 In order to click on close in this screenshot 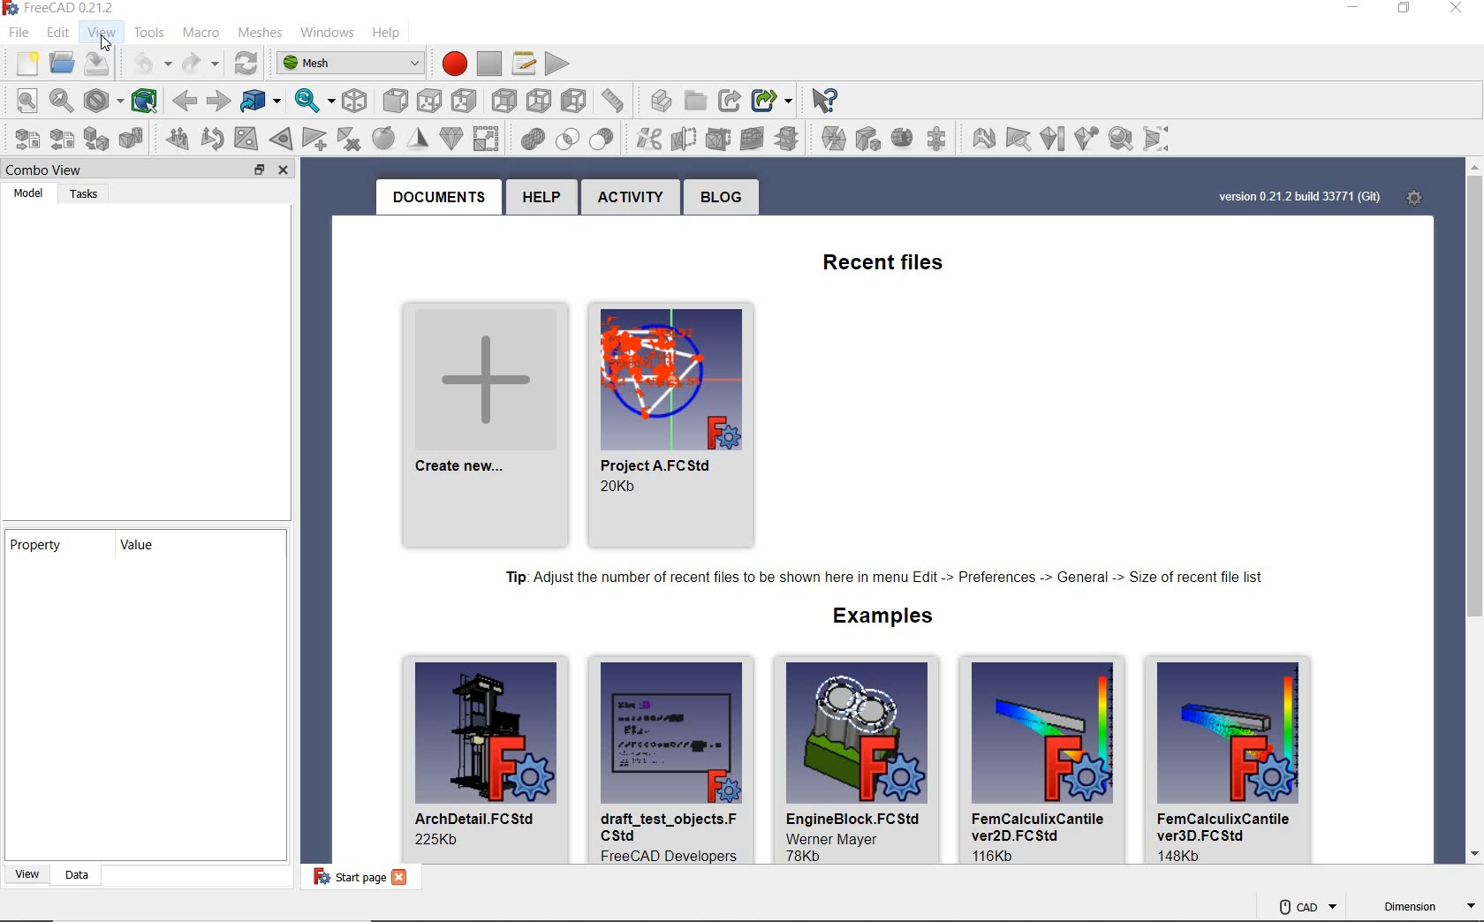, I will do `click(284, 172)`.